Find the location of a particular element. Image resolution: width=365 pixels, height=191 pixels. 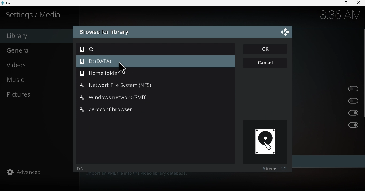

Ignore different video versions on scan is located at coordinates (329, 113).